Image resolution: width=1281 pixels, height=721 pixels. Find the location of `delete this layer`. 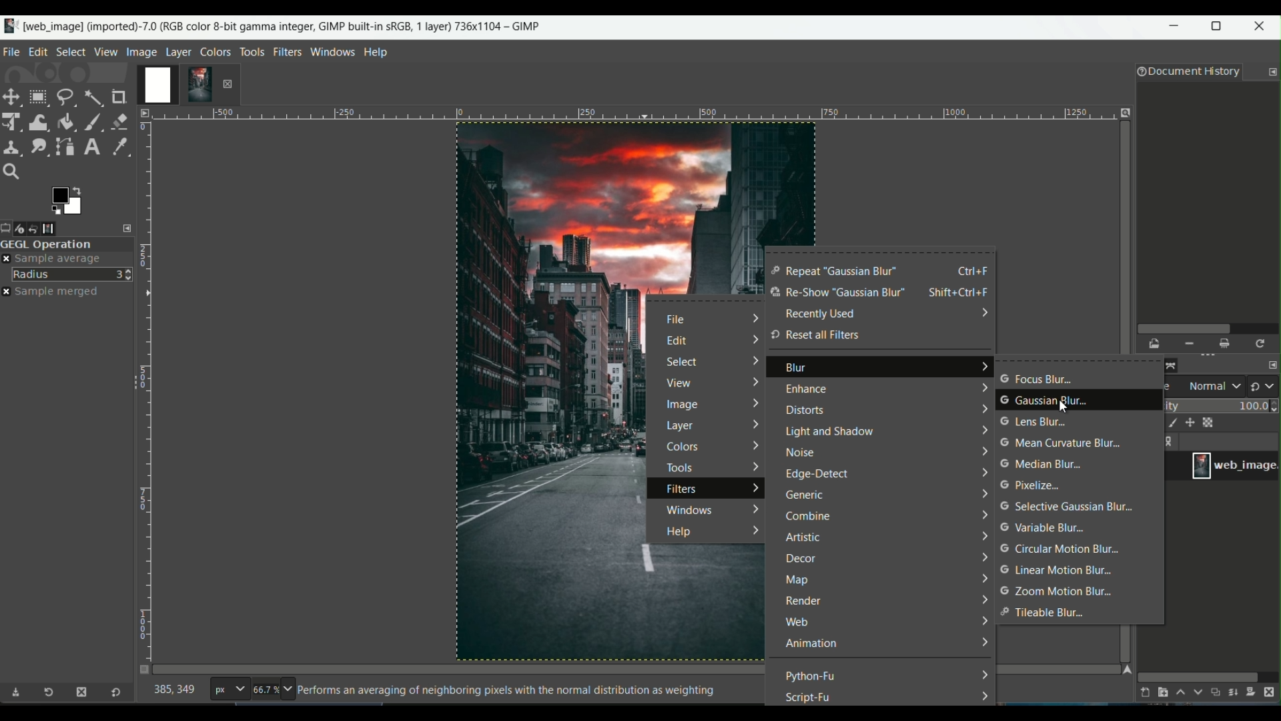

delete this layer is located at coordinates (1273, 692).